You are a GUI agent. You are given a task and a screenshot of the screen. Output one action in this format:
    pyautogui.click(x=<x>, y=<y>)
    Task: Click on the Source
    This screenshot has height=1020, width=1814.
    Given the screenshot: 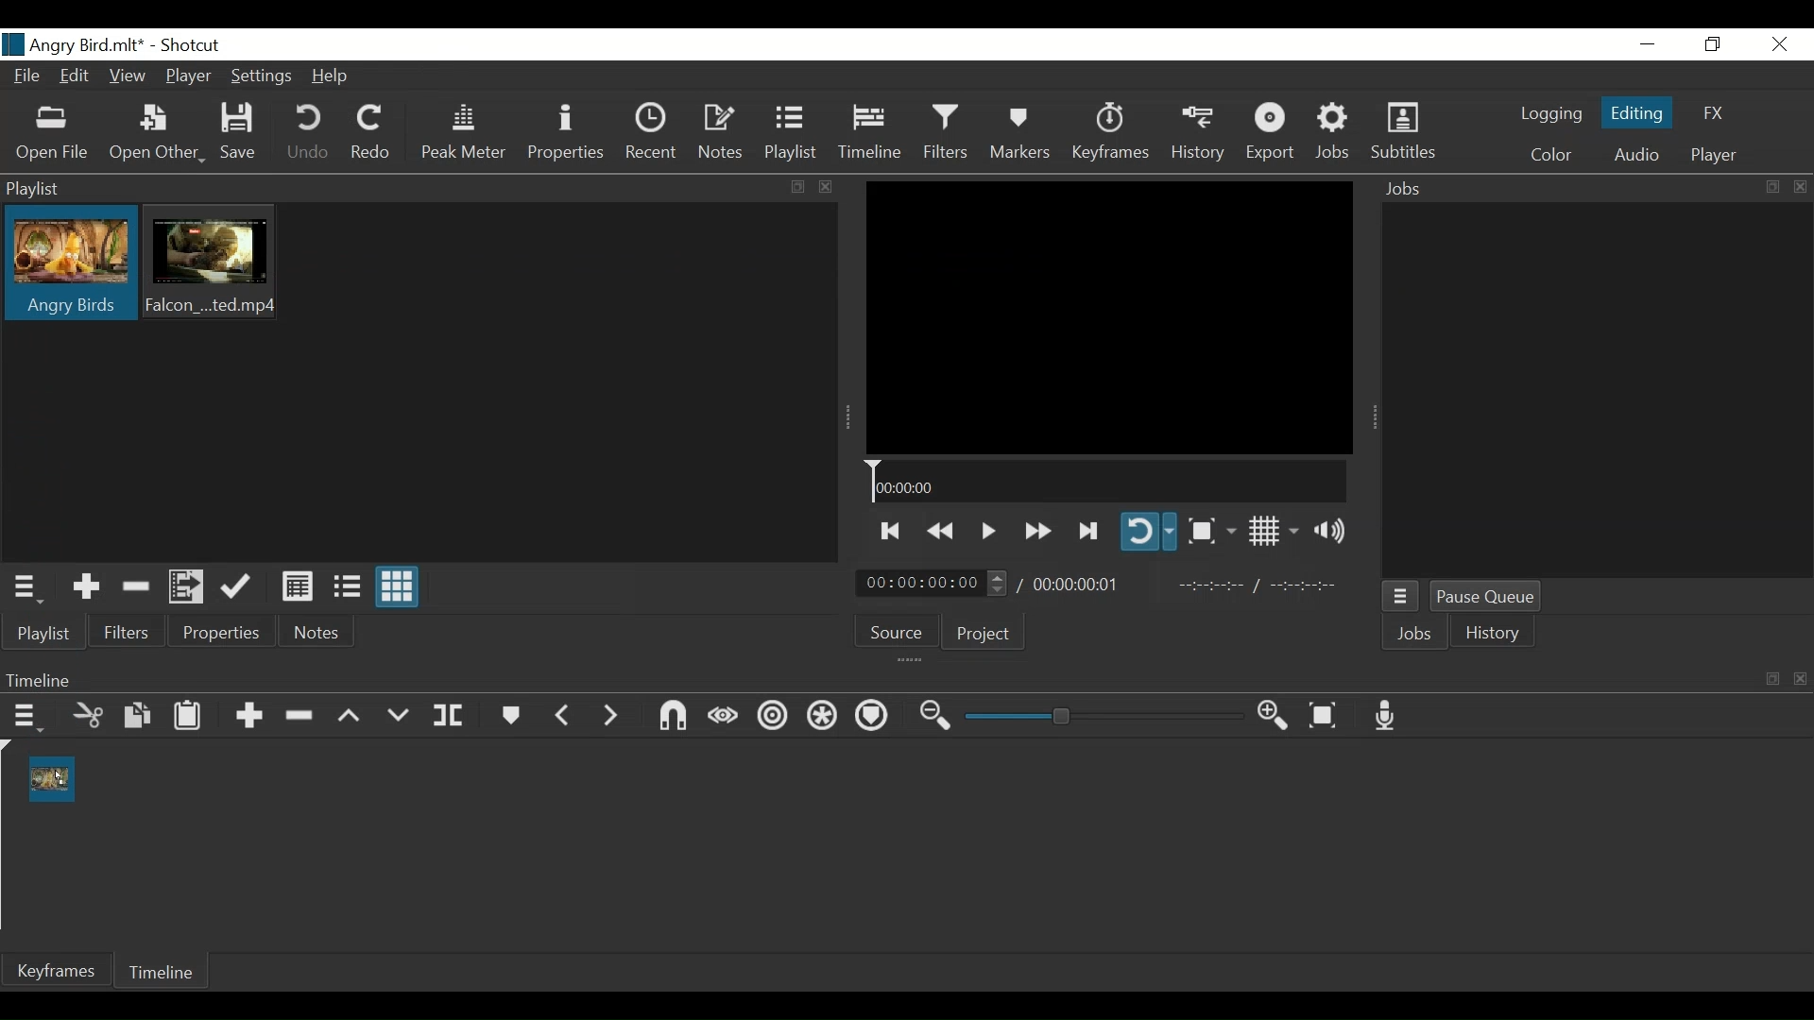 What is the action you would take?
    pyautogui.click(x=899, y=635)
    